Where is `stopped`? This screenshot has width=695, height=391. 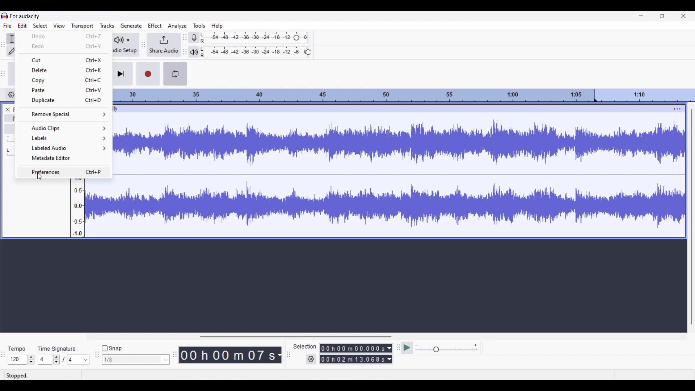 stopped is located at coordinates (18, 375).